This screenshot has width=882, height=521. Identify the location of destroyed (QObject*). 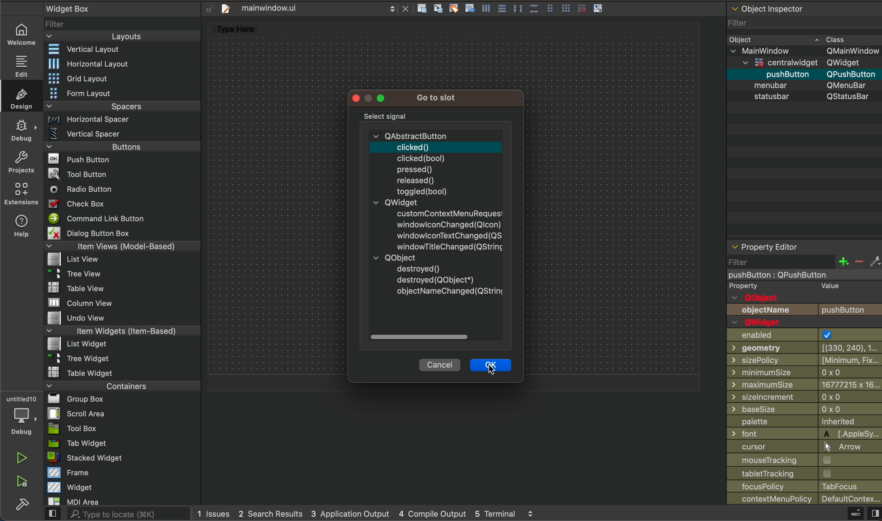
(436, 279).